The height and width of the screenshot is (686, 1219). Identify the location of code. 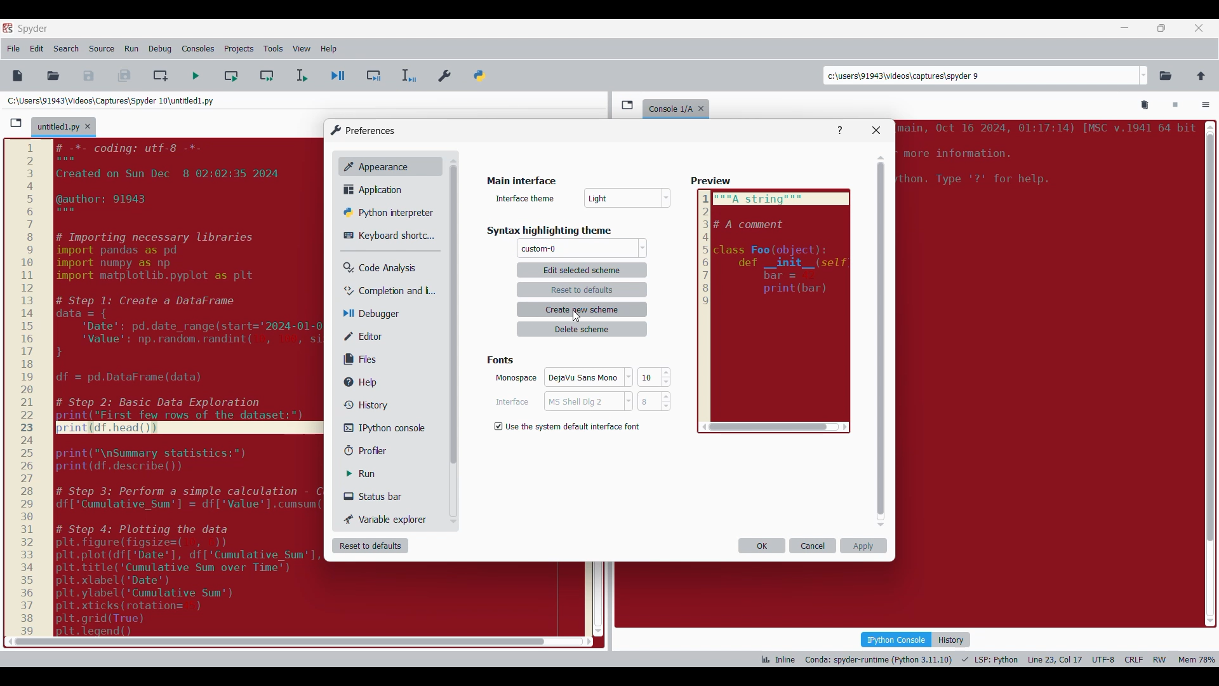
(1044, 159).